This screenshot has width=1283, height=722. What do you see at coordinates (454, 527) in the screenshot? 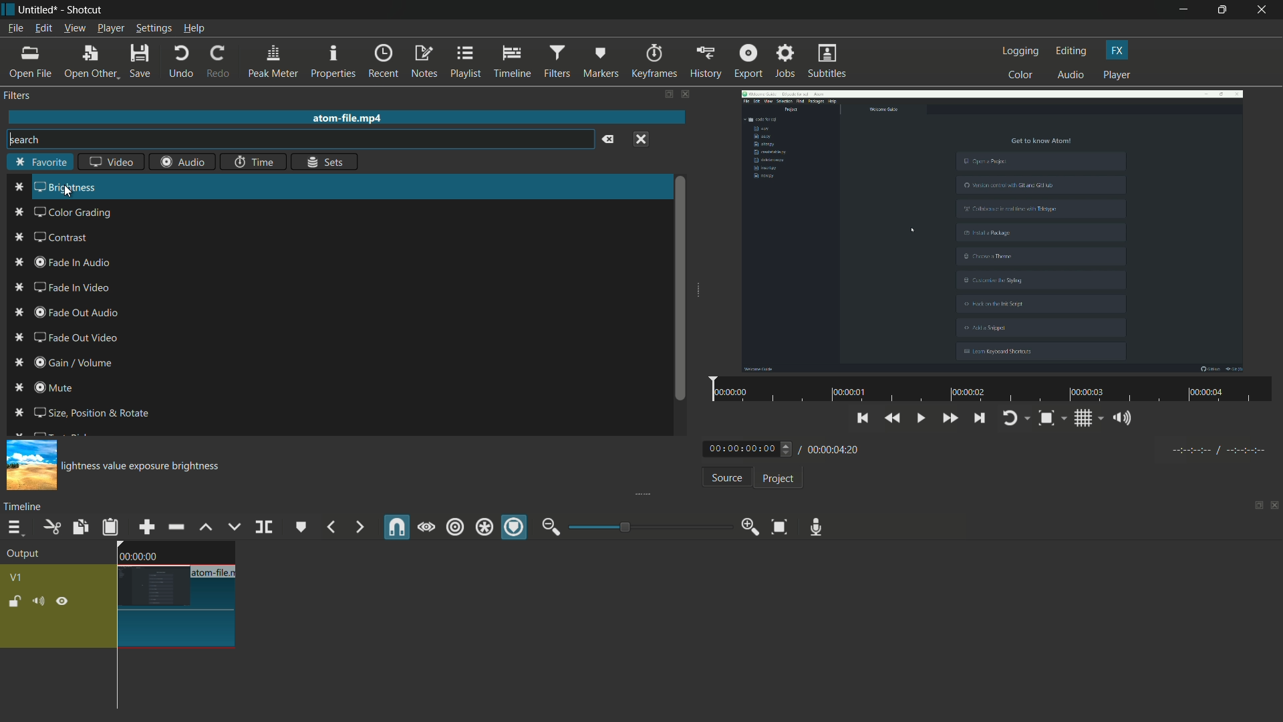
I see `ripple` at bounding box center [454, 527].